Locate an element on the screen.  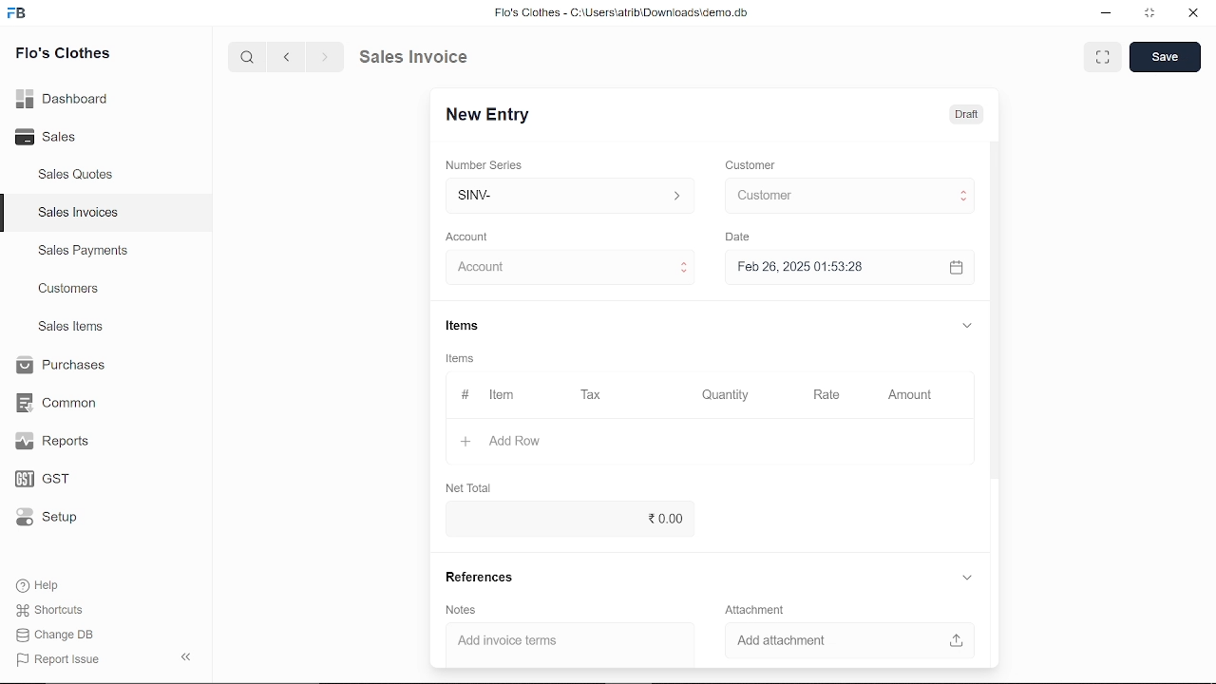
Reports. is located at coordinates (60, 441).